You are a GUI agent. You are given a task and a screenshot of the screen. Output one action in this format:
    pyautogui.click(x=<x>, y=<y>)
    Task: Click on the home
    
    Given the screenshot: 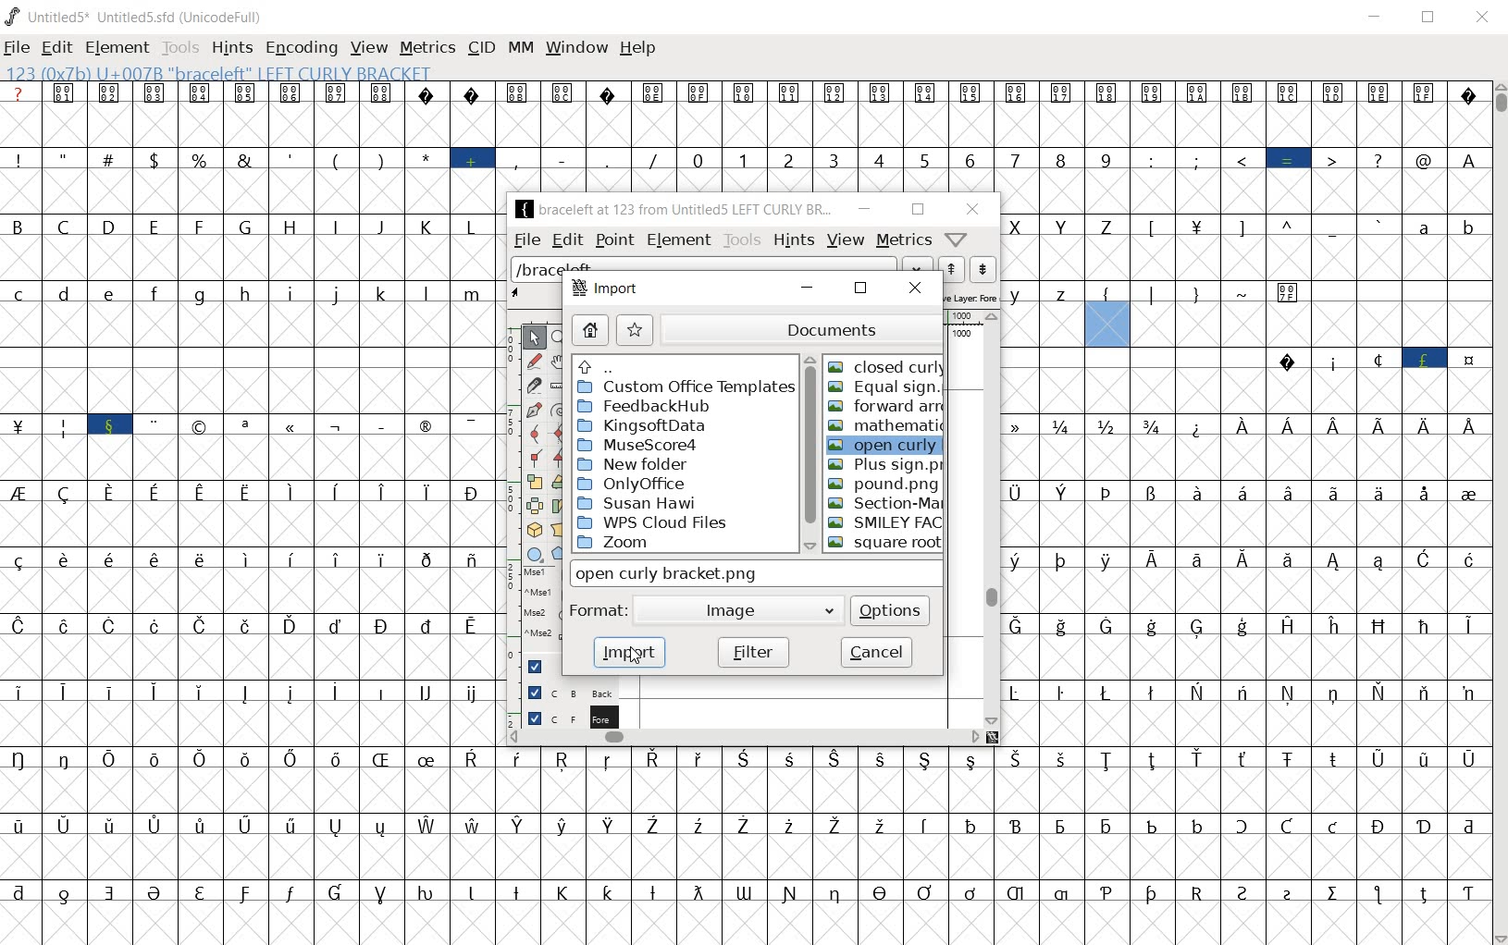 What is the action you would take?
    pyautogui.click(x=589, y=331)
    